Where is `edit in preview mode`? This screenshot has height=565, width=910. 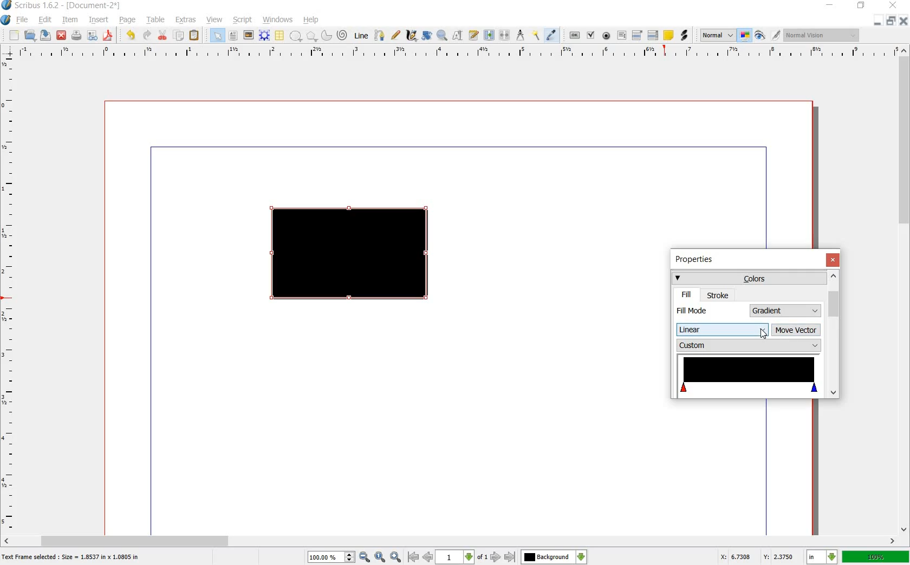 edit in preview mode is located at coordinates (776, 36).